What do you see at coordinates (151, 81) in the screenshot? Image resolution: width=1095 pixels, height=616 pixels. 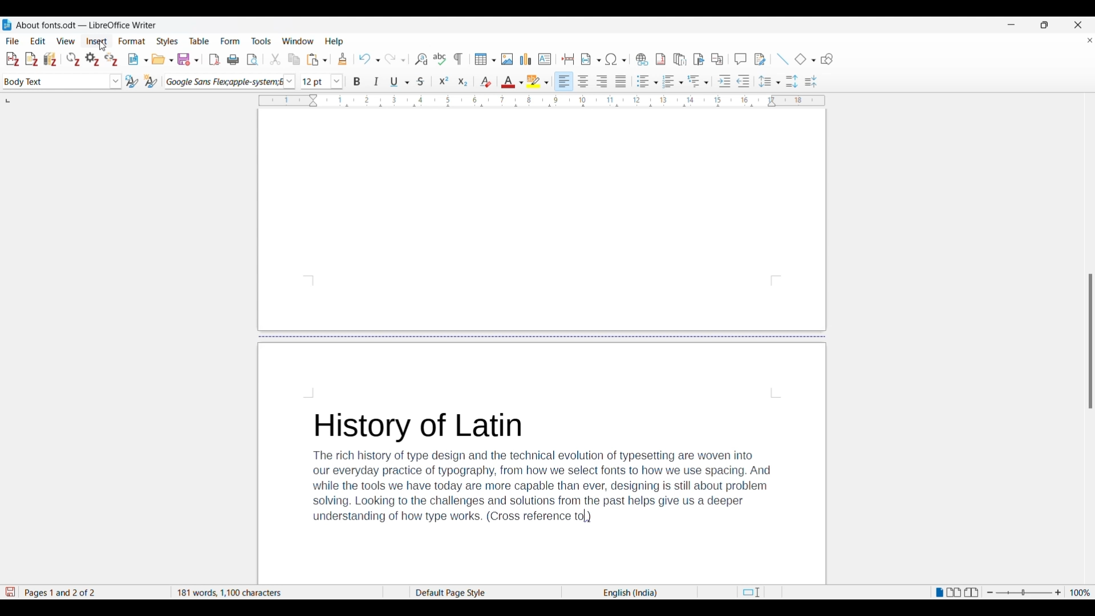 I see `New style from selection` at bounding box center [151, 81].